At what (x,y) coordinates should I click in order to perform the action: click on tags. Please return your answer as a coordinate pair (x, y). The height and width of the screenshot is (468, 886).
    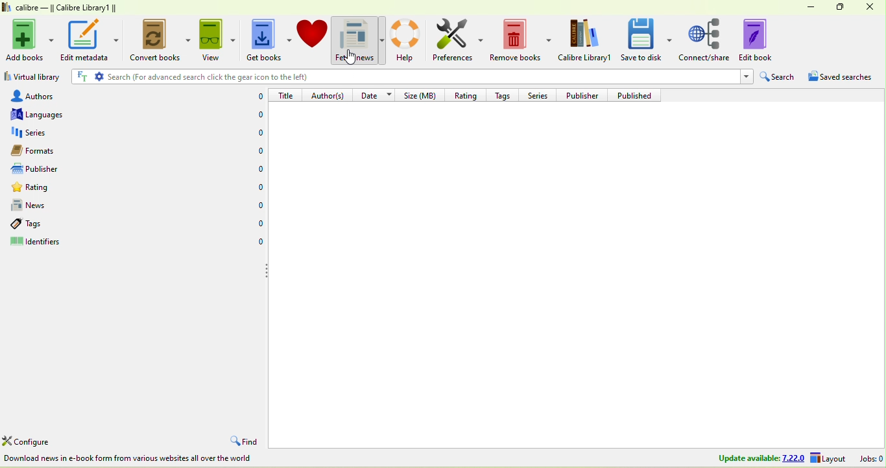
    Looking at the image, I should click on (97, 226).